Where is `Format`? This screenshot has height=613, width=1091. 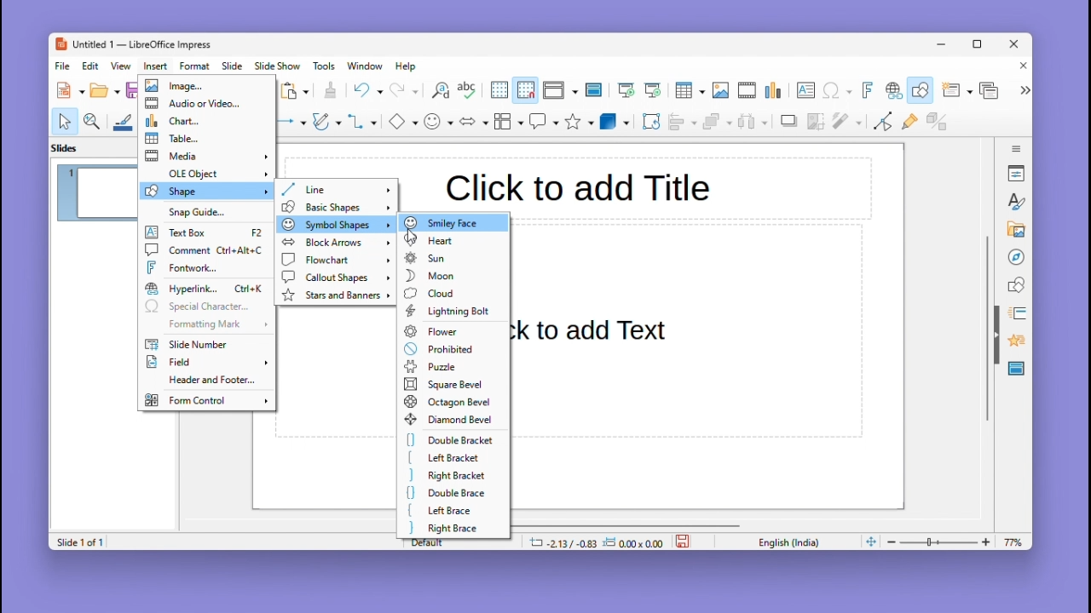 Format is located at coordinates (195, 66).